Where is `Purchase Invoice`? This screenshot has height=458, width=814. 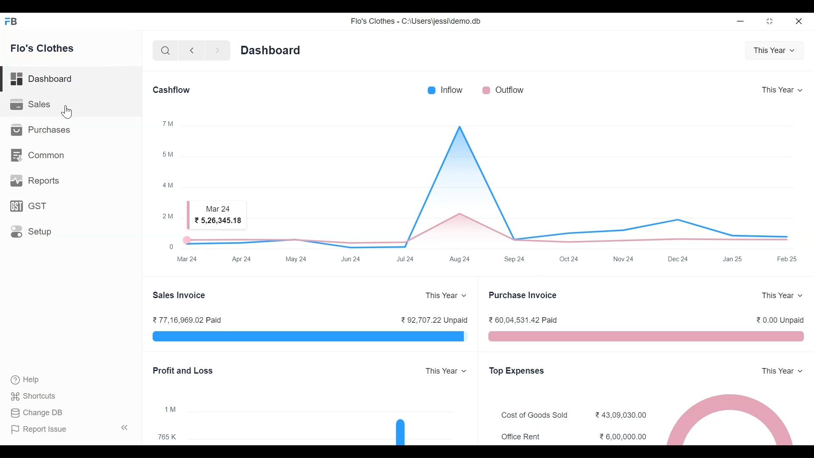
Purchase Invoice is located at coordinates (521, 295).